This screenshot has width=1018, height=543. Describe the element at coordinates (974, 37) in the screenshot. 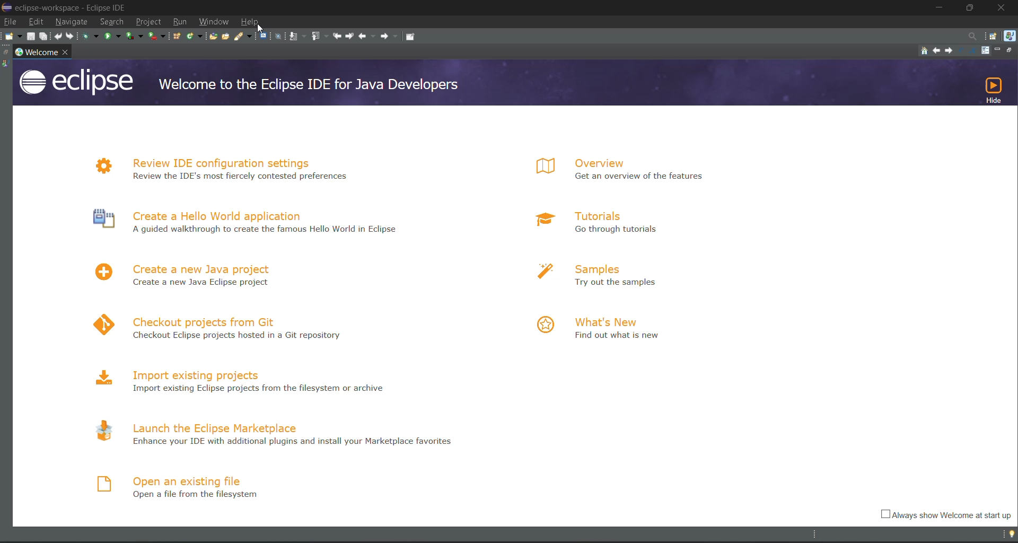

I see `access commands and other items` at that location.